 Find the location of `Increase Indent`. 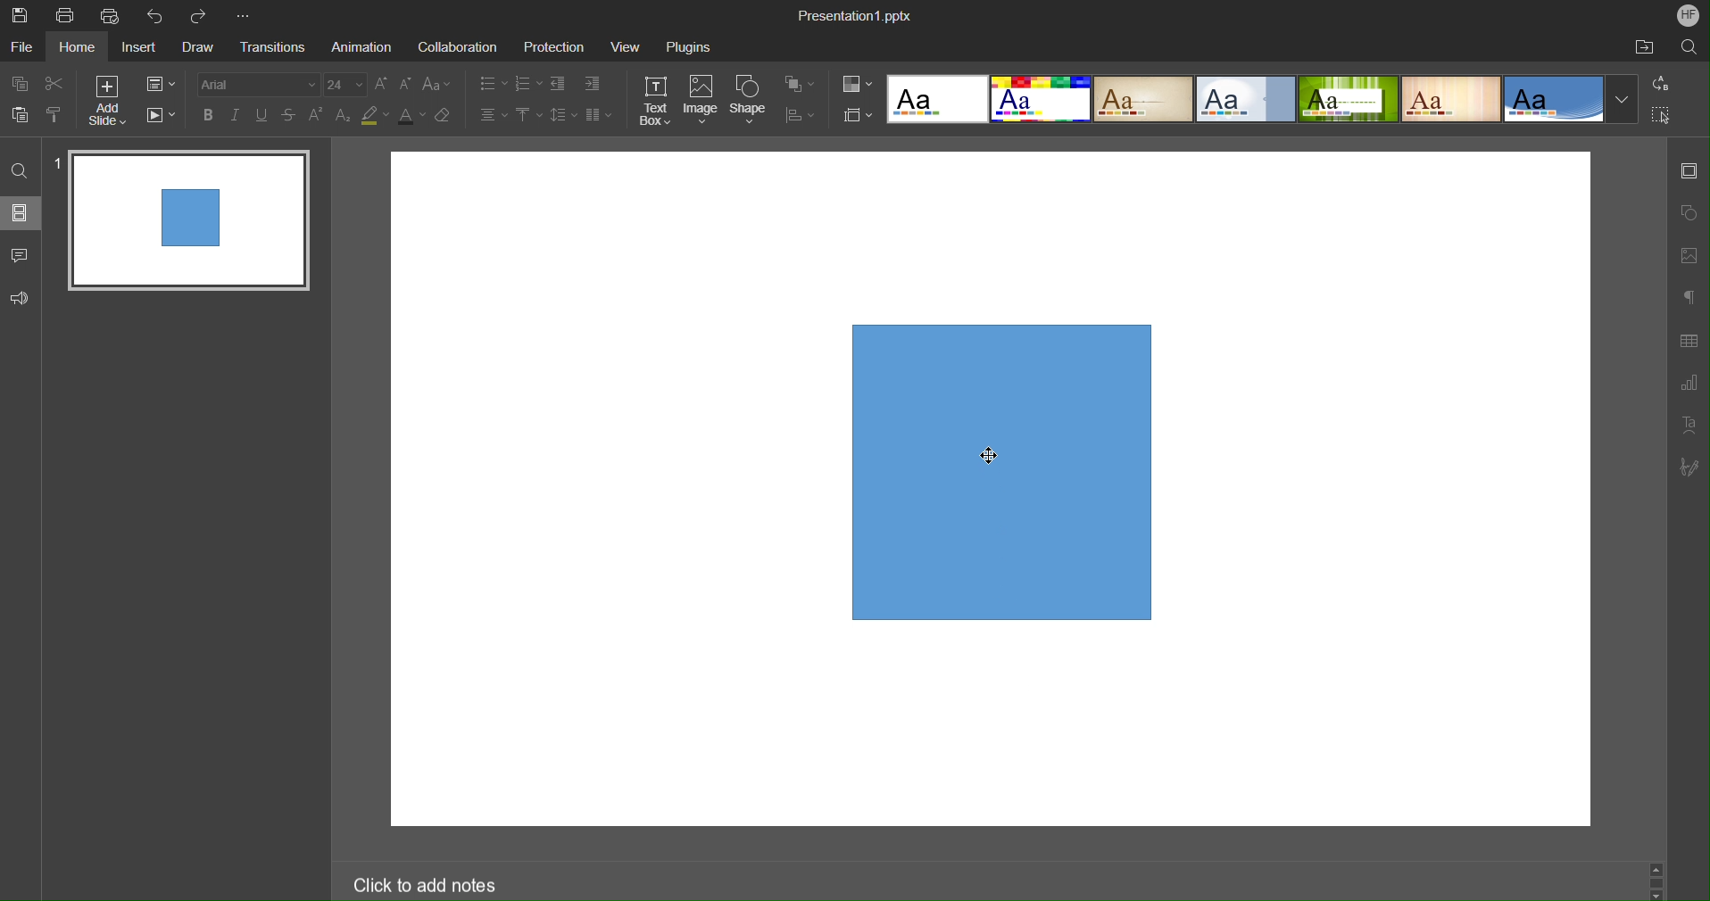

Increase Indent is located at coordinates (594, 84).